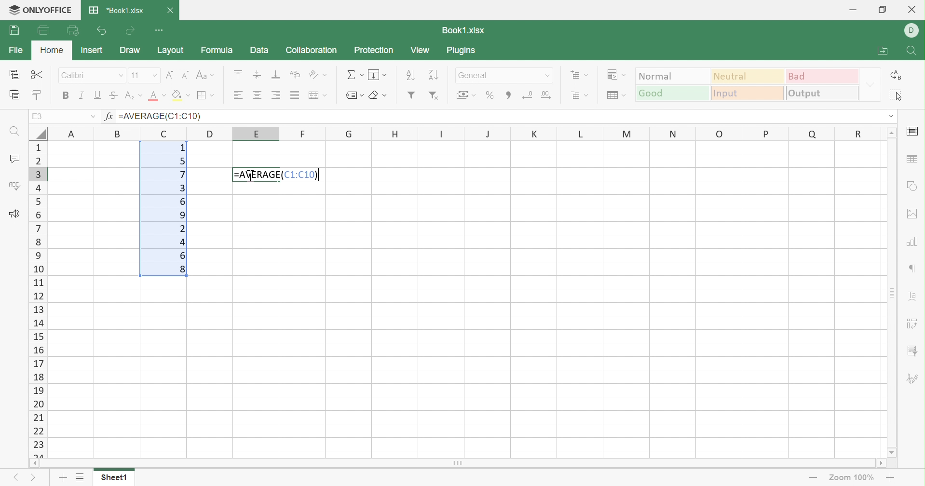  What do you see at coordinates (315, 50) in the screenshot?
I see `Collaboration` at bounding box center [315, 50].